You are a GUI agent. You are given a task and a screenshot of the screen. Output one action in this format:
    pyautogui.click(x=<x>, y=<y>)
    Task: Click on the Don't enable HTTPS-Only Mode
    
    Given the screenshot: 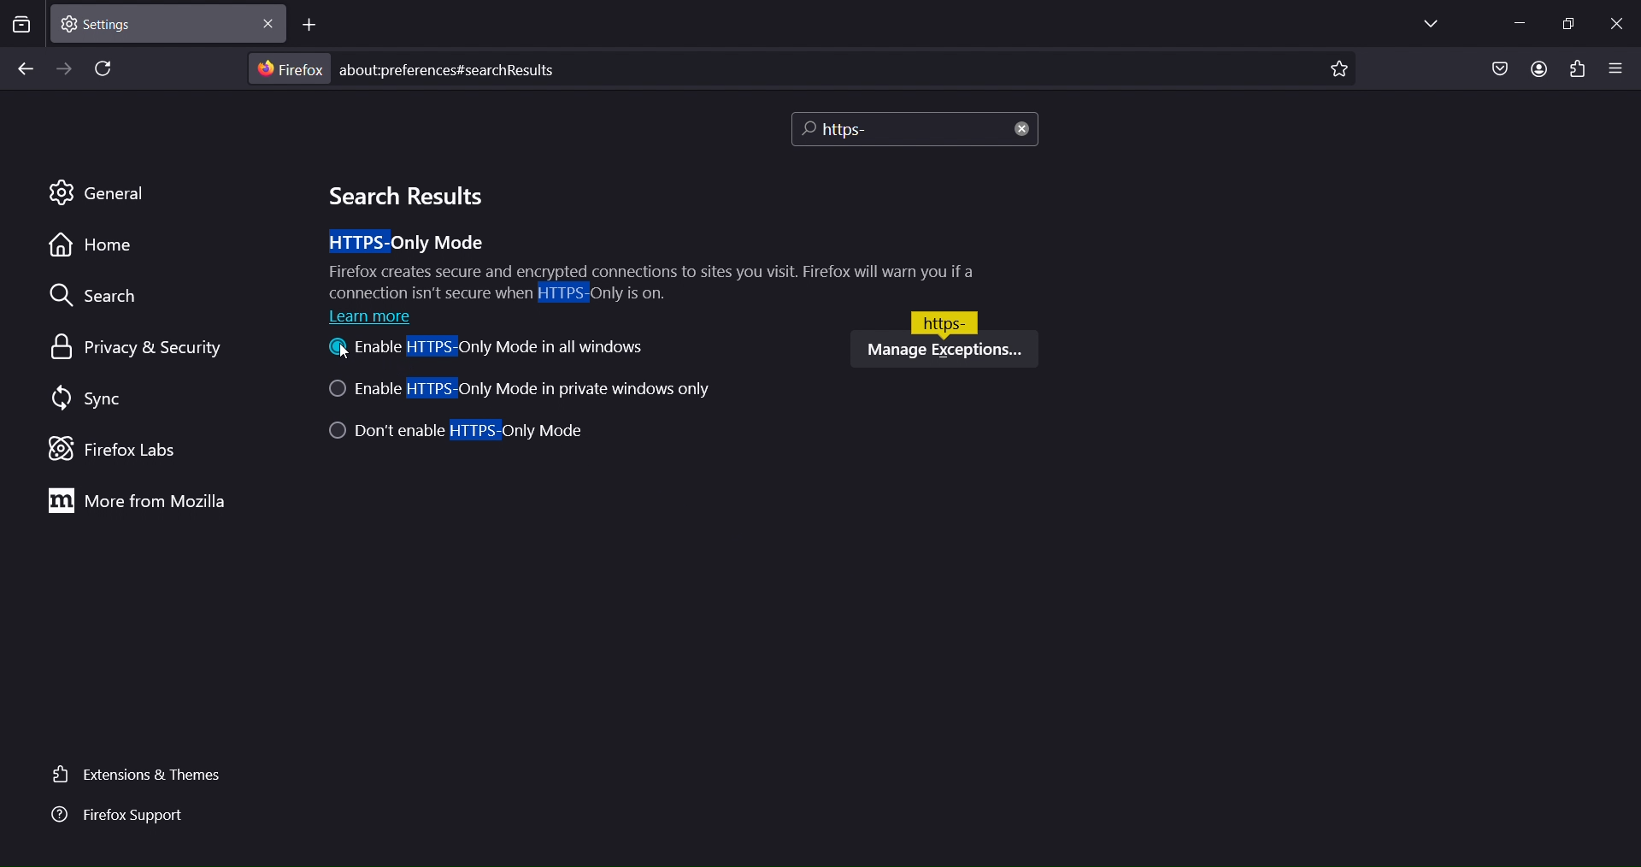 What is the action you would take?
    pyautogui.click(x=460, y=433)
    